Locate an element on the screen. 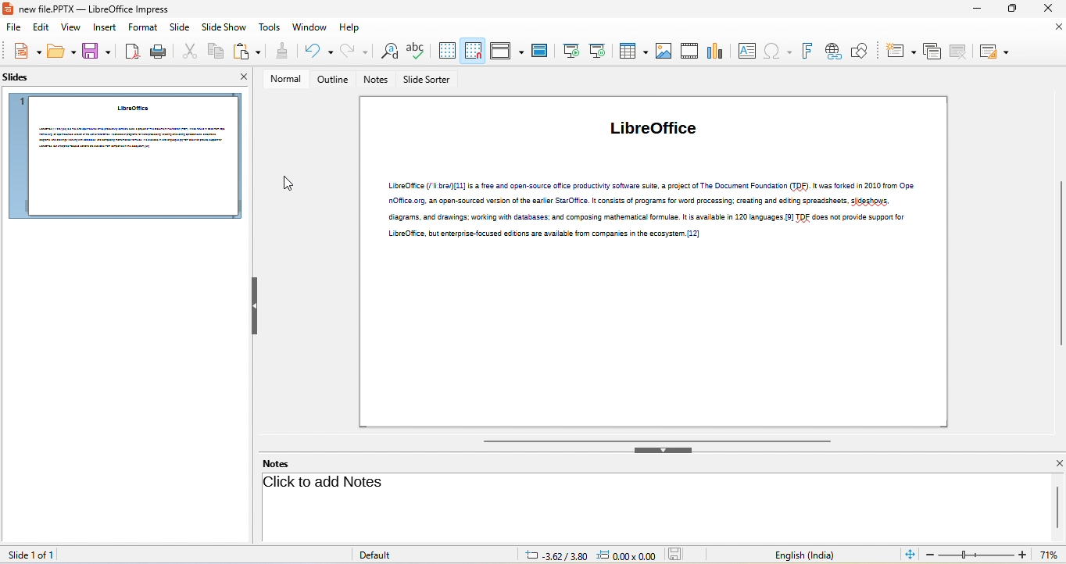 The width and height of the screenshot is (1066, 564). delete slide is located at coordinates (961, 52).